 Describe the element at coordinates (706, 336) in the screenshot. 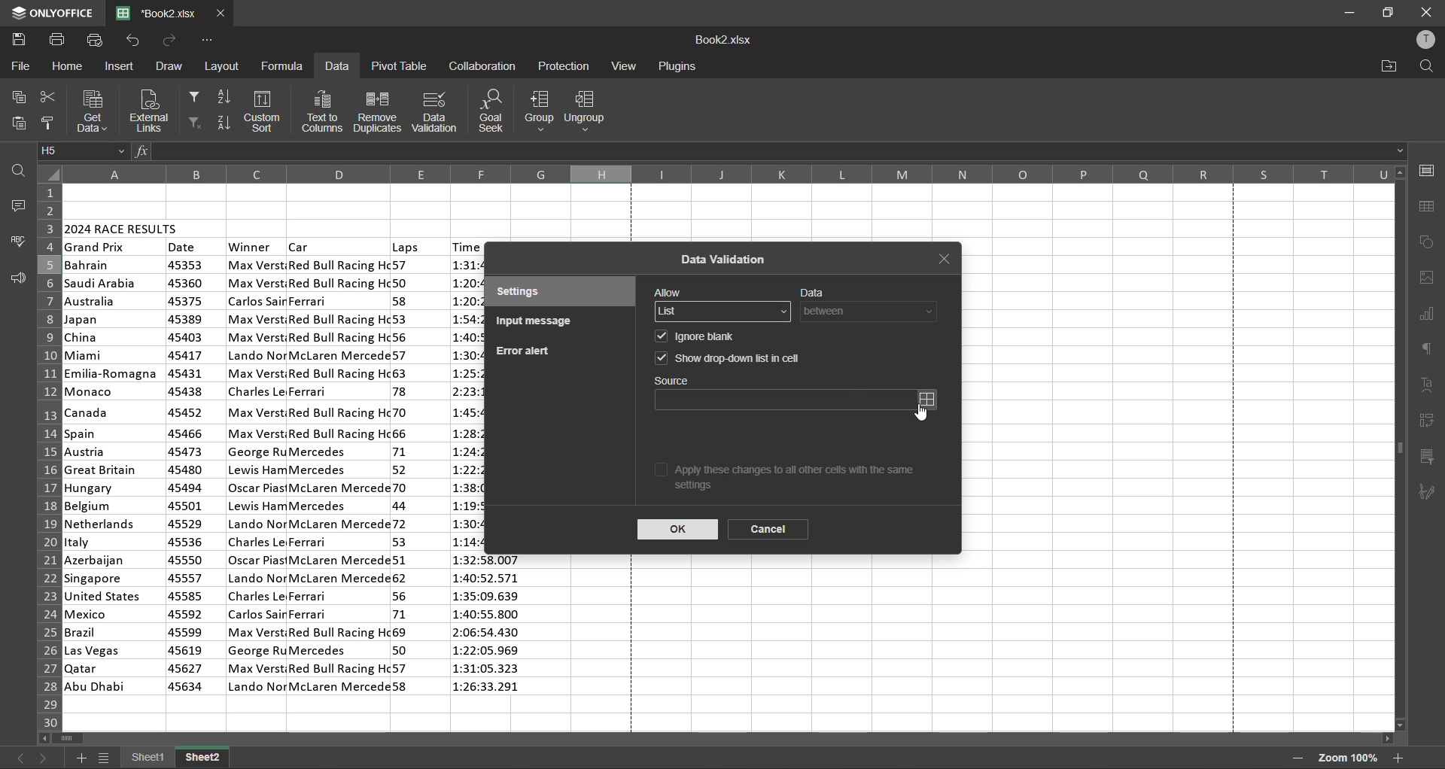

I see `ignore blank` at that location.